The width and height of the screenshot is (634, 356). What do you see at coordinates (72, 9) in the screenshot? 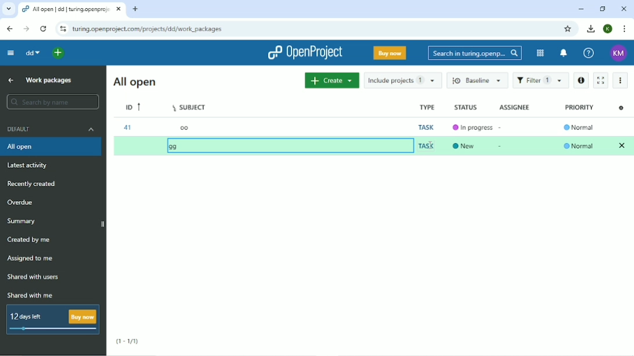
I see `Current tab` at bounding box center [72, 9].